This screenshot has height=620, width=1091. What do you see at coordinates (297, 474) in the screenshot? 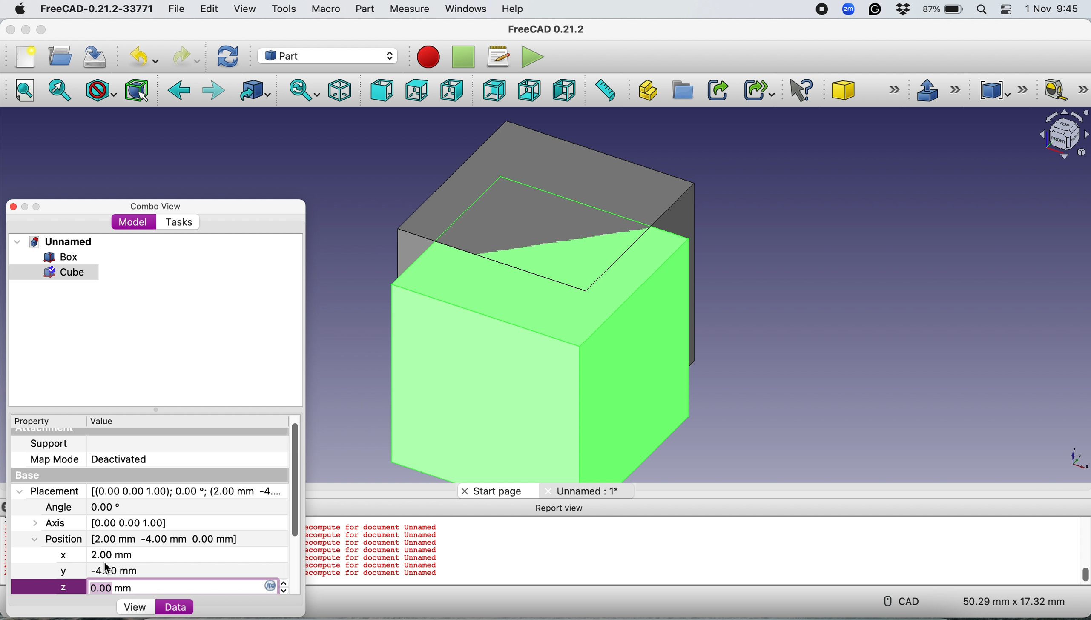
I see `vertical scroll bar` at bounding box center [297, 474].